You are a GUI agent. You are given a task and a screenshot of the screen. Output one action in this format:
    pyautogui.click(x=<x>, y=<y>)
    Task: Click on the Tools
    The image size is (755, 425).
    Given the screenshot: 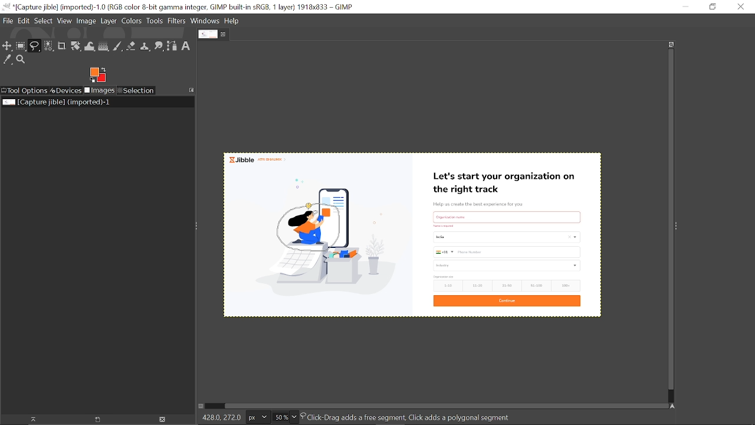 What is the action you would take?
    pyautogui.click(x=155, y=21)
    